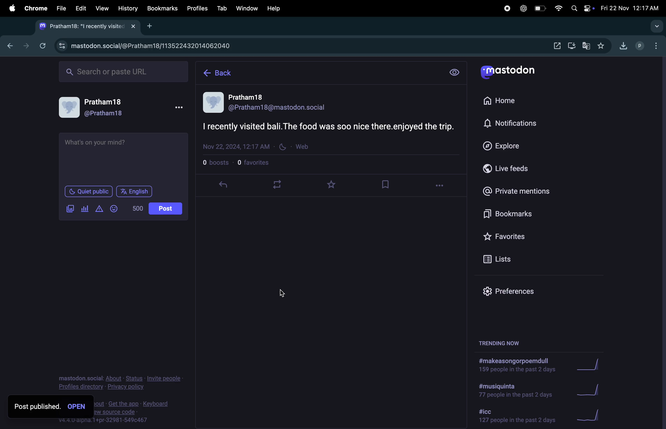 The image size is (666, 429). I want to click on window, so click(247, 7).